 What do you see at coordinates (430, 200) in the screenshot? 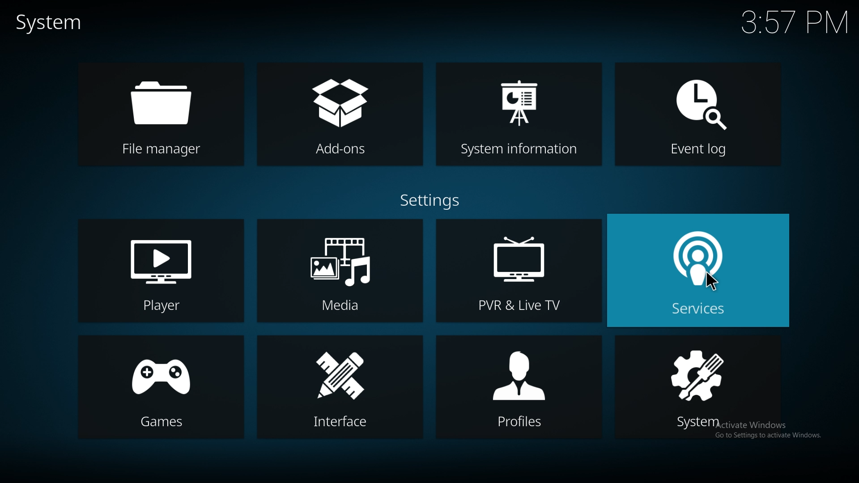
I see `settings` at bounding box center [430, 200].